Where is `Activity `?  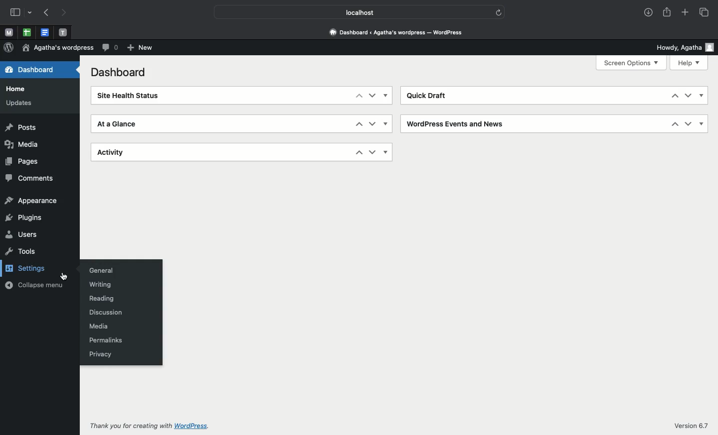 Activity  is located at coordinates (109, 153).